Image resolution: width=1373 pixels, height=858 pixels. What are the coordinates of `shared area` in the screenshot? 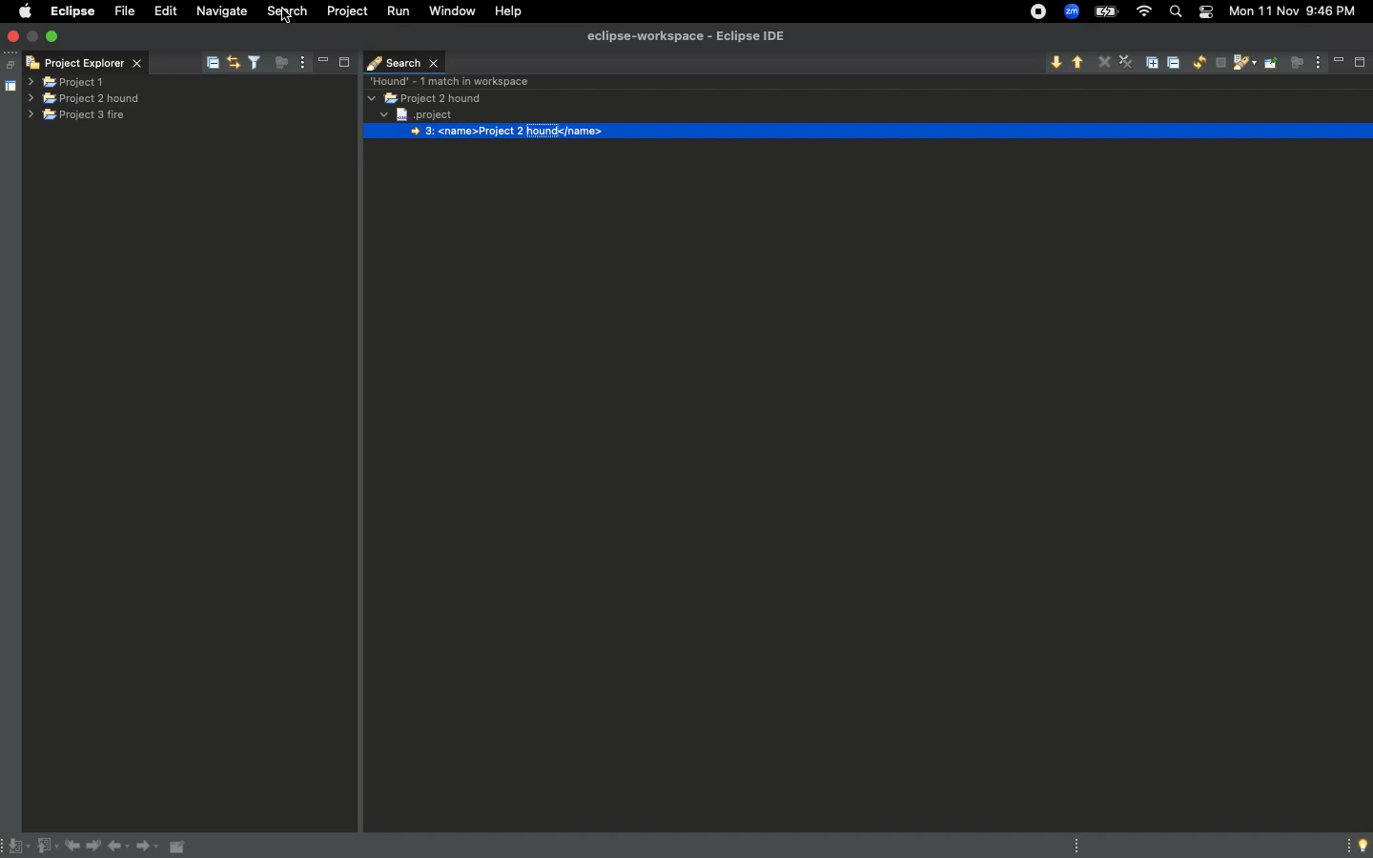 It's located at (1, 87).